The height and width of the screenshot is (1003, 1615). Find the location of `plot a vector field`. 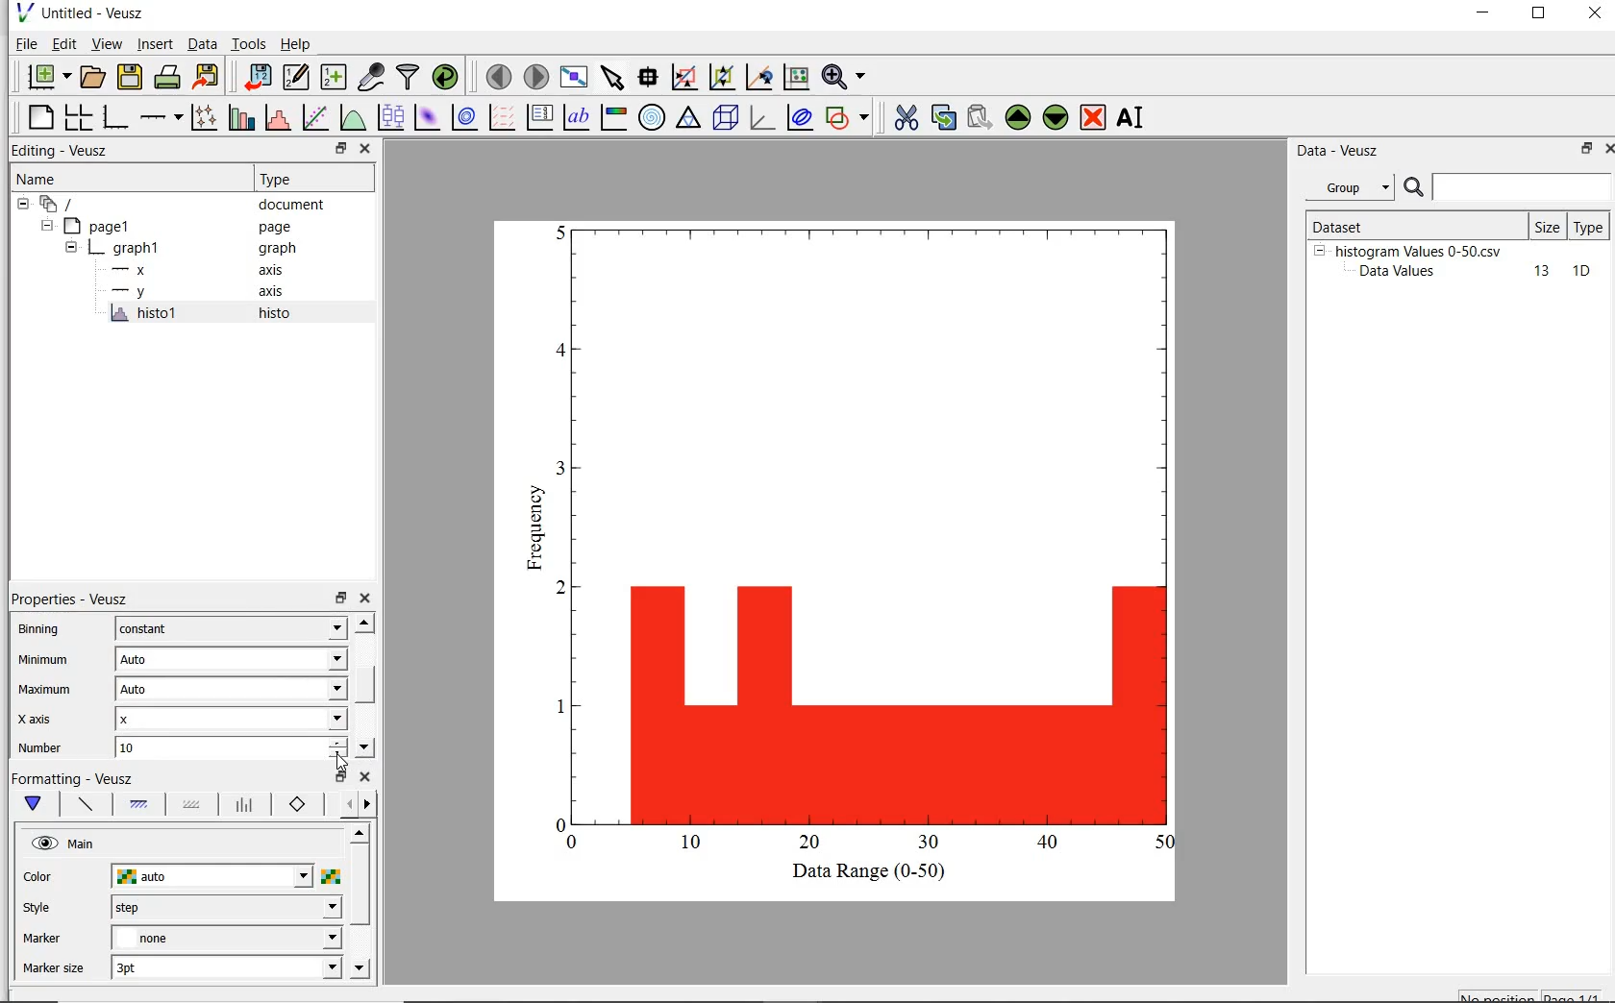

plot a vector field is located at coordinates (504, 117).